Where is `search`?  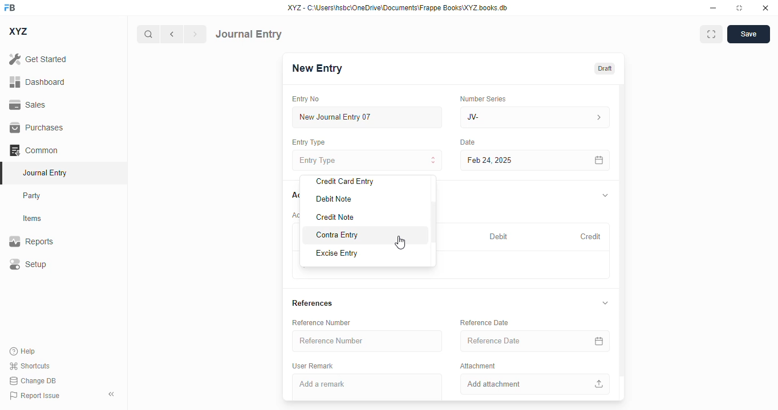
search is located at coordinates (148, 34).